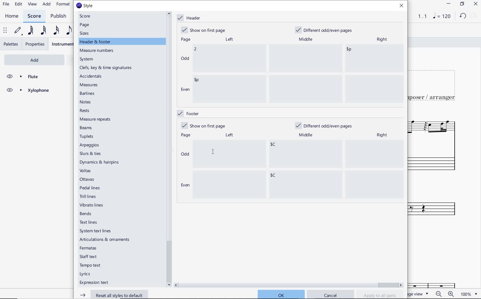 This screenshot has height=299, width=481. What do you see at coordinates (444, 294) in the screenshot?
I see `zoom in or zoom out` at bounding box center [444, 294].